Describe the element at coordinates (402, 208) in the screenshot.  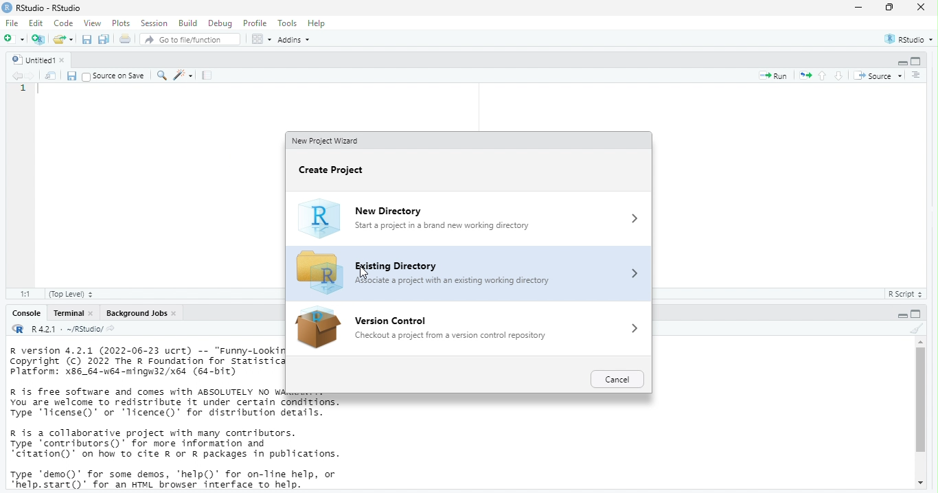
I see `New directory` at that location.